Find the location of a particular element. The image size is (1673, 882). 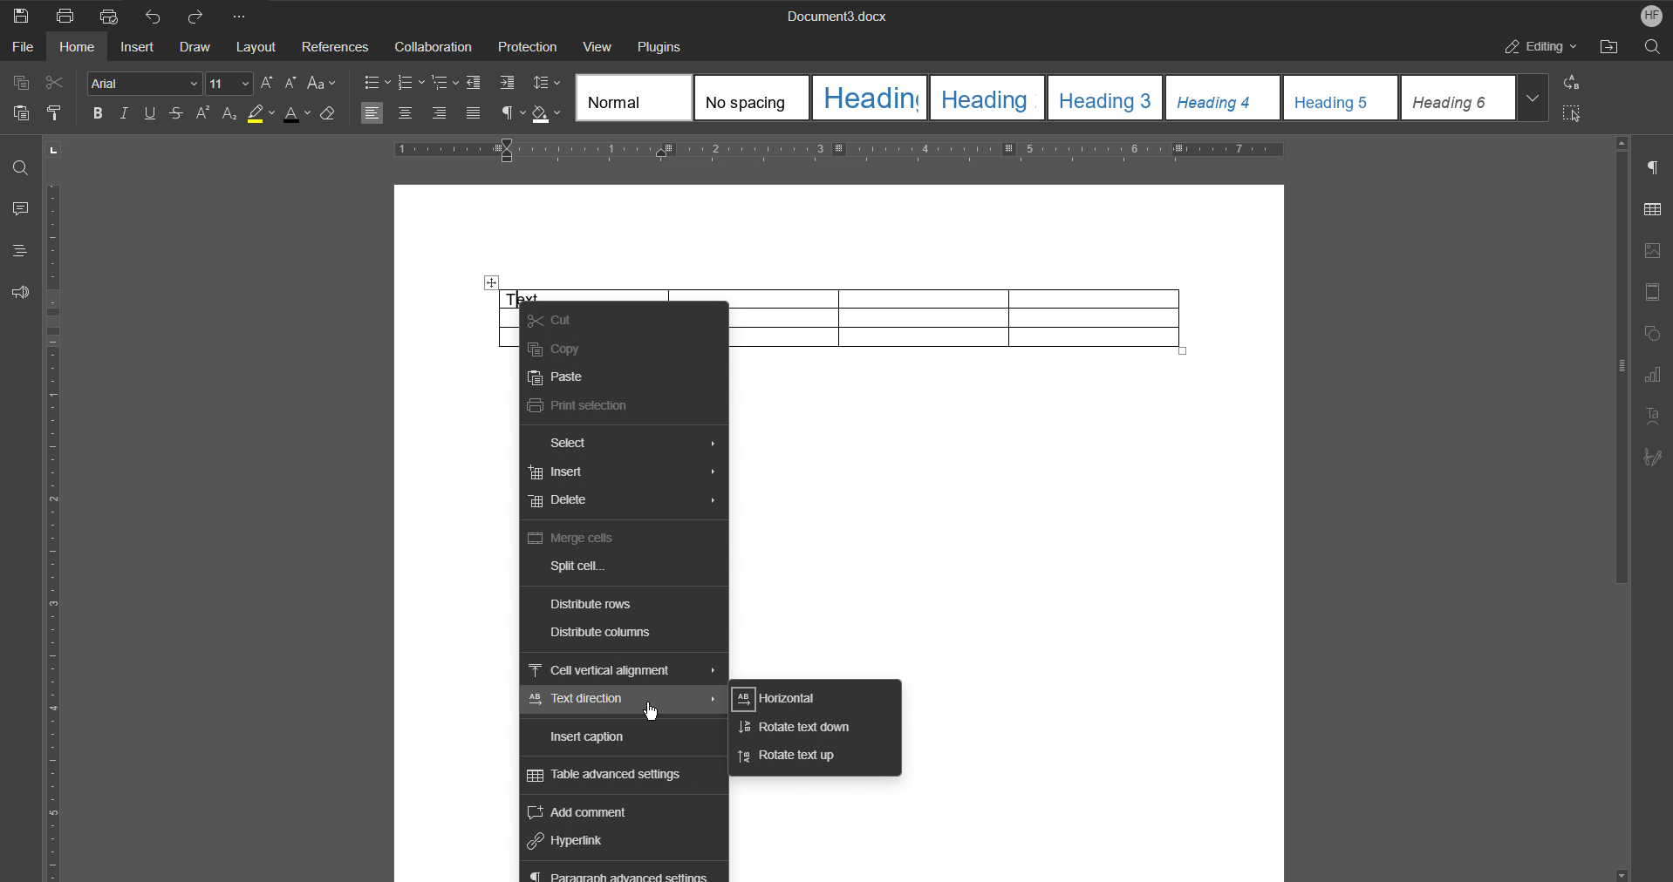

Alignments is located at coordinates (423, 113).